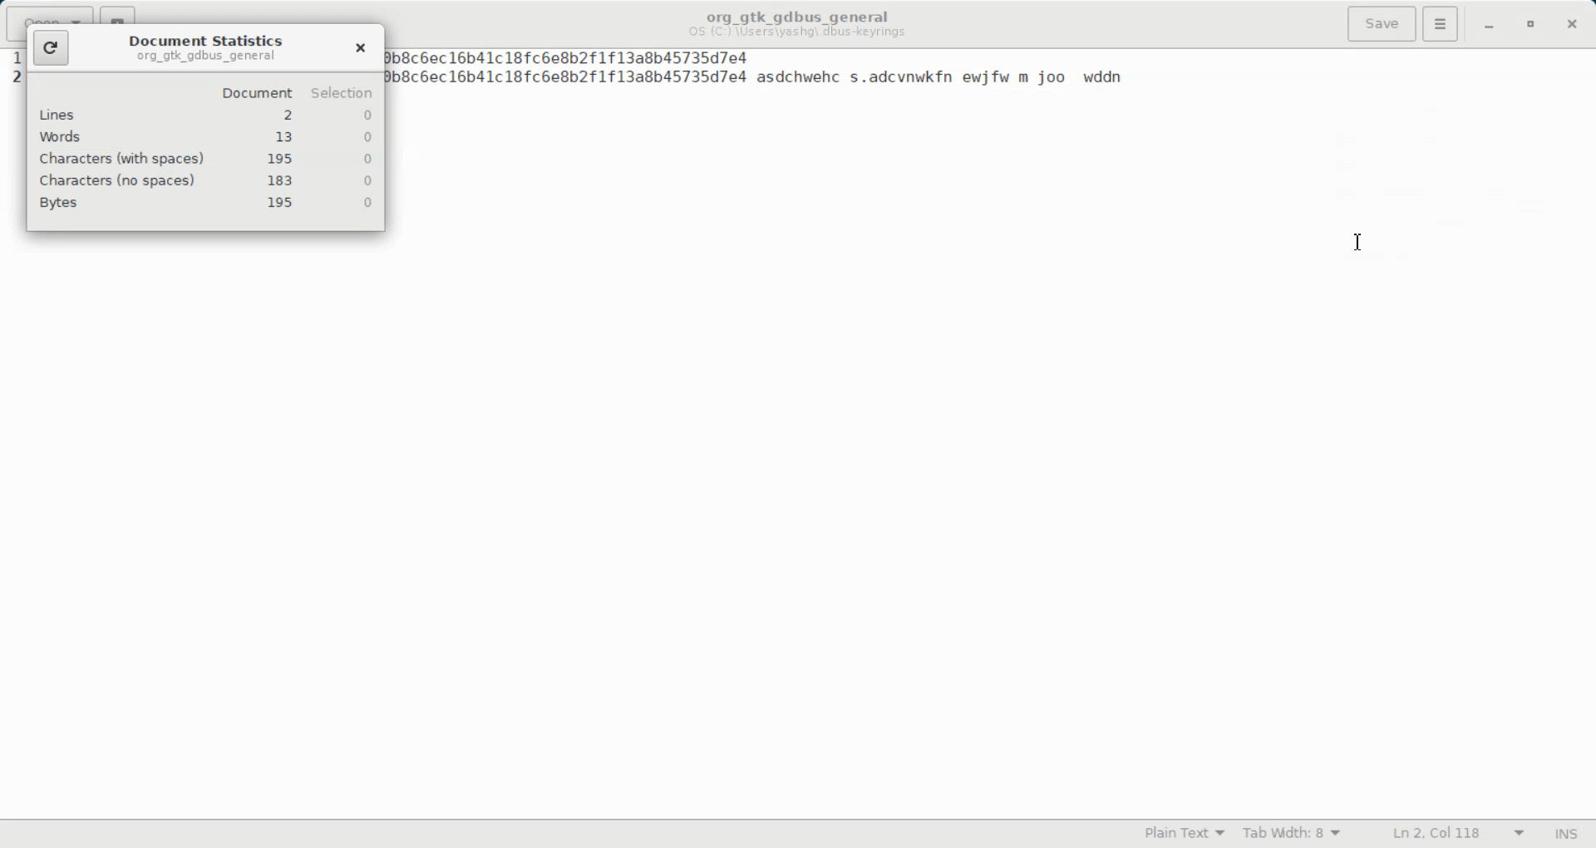 Image resolution: width=1596 pixels, height=848 pixels. What do you see at coordinates (1291, 834) in the screenshot?
I see `Tab width: 8` at bounding box center [1291, 834].